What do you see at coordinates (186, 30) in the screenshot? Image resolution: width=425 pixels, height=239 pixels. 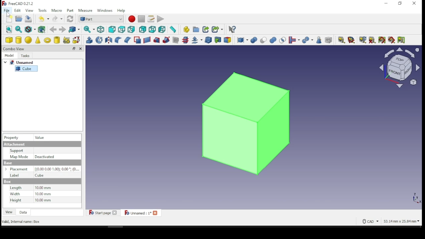 I see `create part` at bounding box center [186, 30].